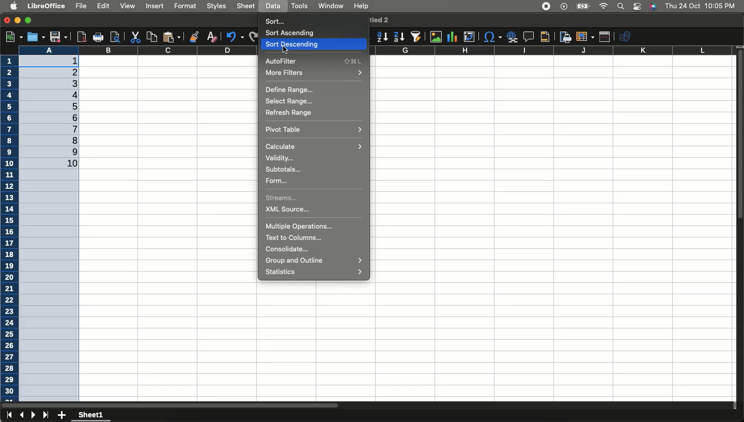  Describe the element at coordinates (379, 19) in the screenshot. I see `Untitled 2` at that location.